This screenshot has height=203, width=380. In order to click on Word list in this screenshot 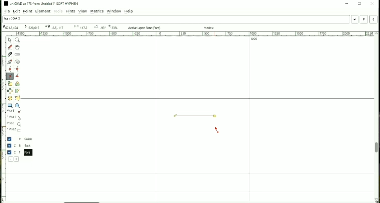, I will do `click(355, 19)`.